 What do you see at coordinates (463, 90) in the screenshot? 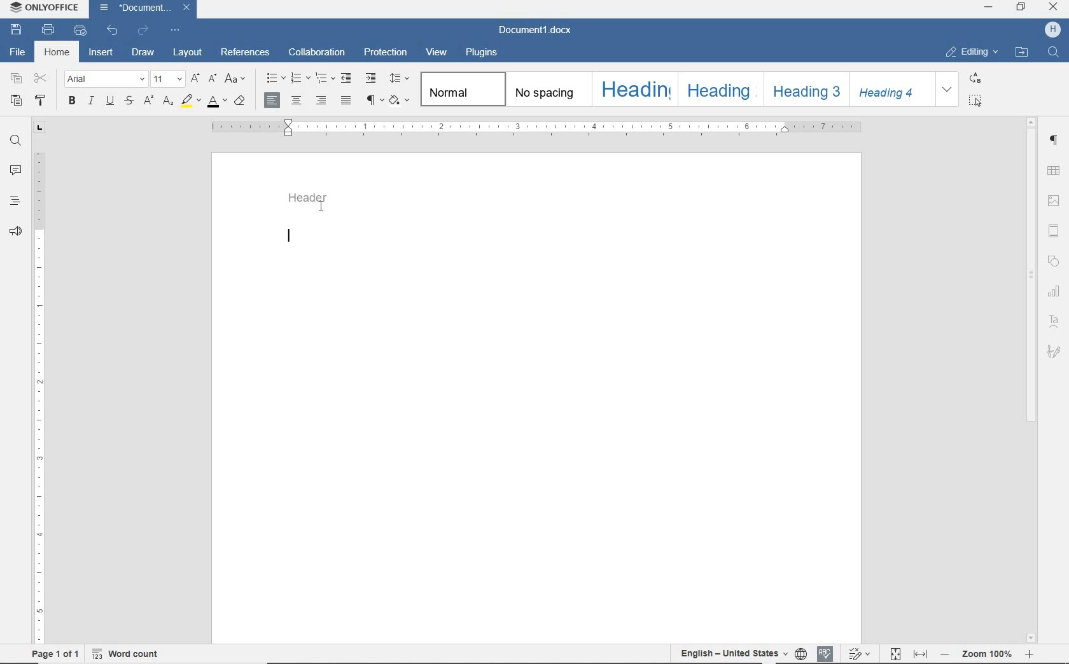
I see `Normal` at bounding box center [463, 90].